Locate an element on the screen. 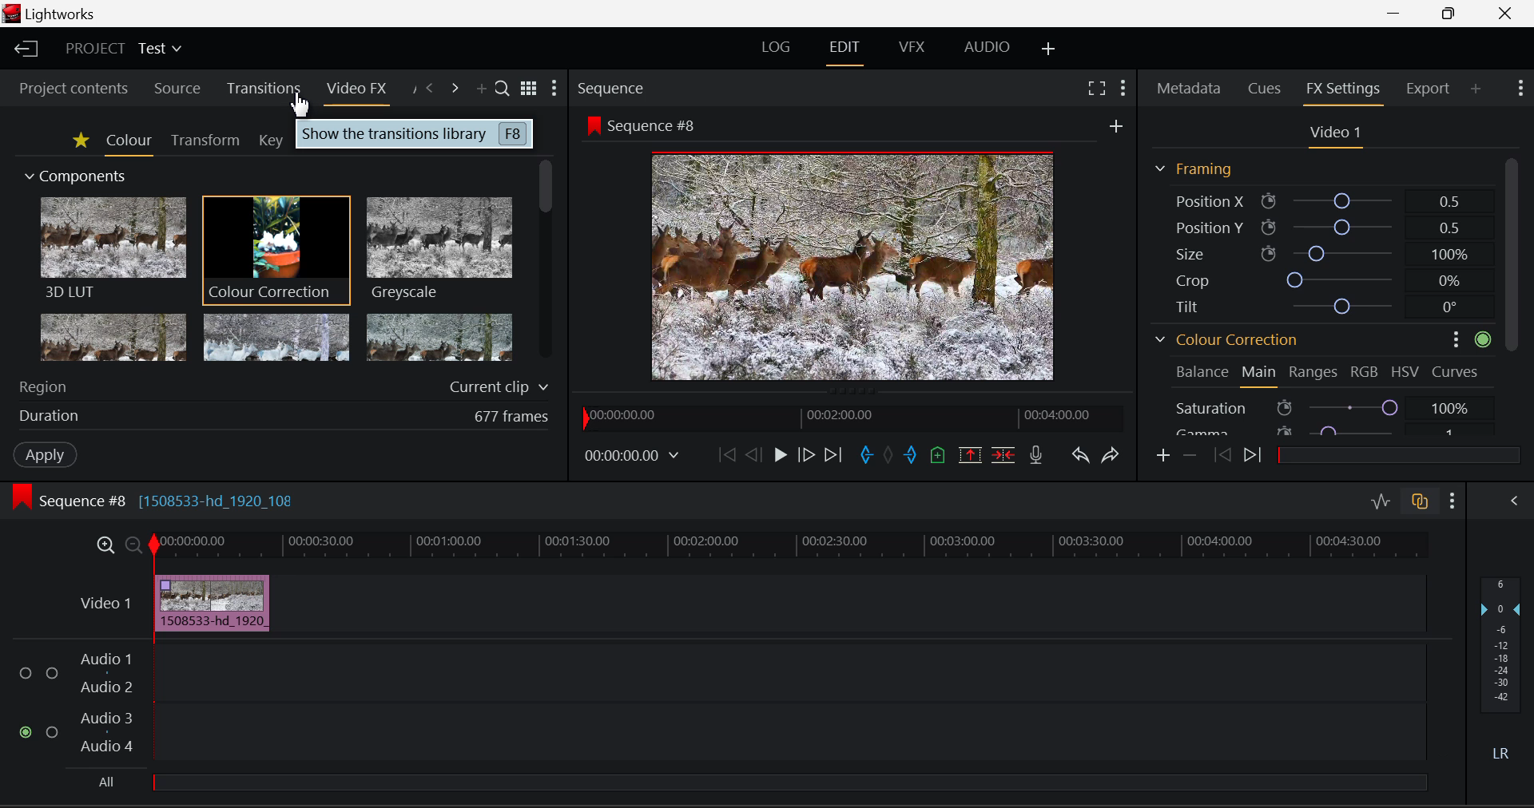 The width and height of the screenshot is (1534, 808). Restore Down is located at coordinates (1397, 14).